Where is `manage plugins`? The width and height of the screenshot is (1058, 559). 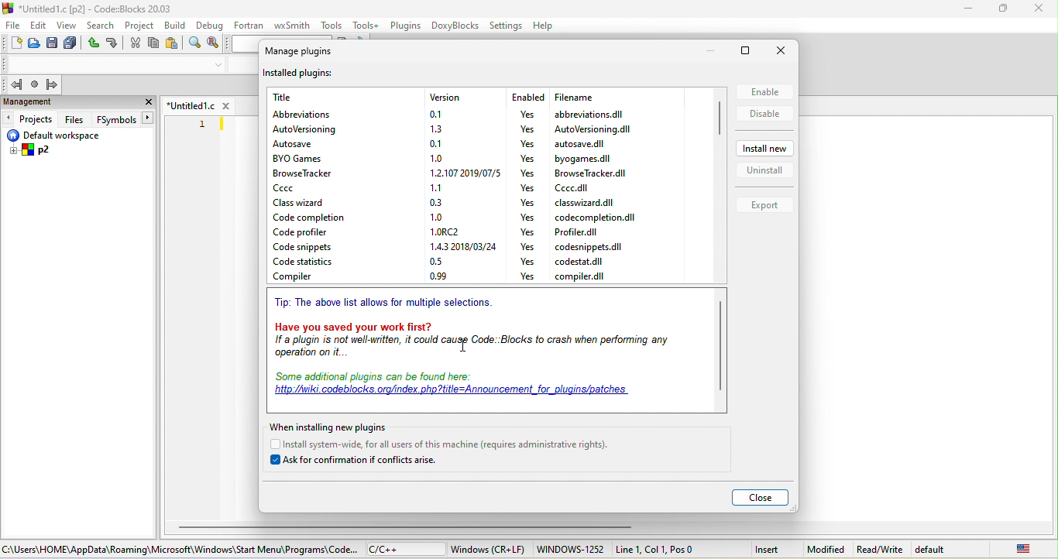 manage plugins is located at coordinates (310, 53).